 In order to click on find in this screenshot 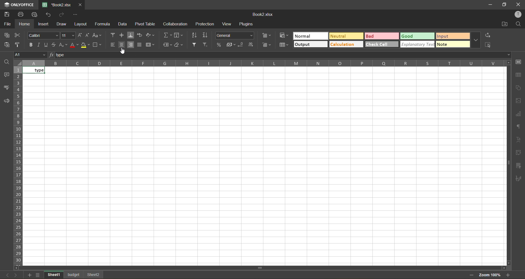, I will do `click(519, 25)`.